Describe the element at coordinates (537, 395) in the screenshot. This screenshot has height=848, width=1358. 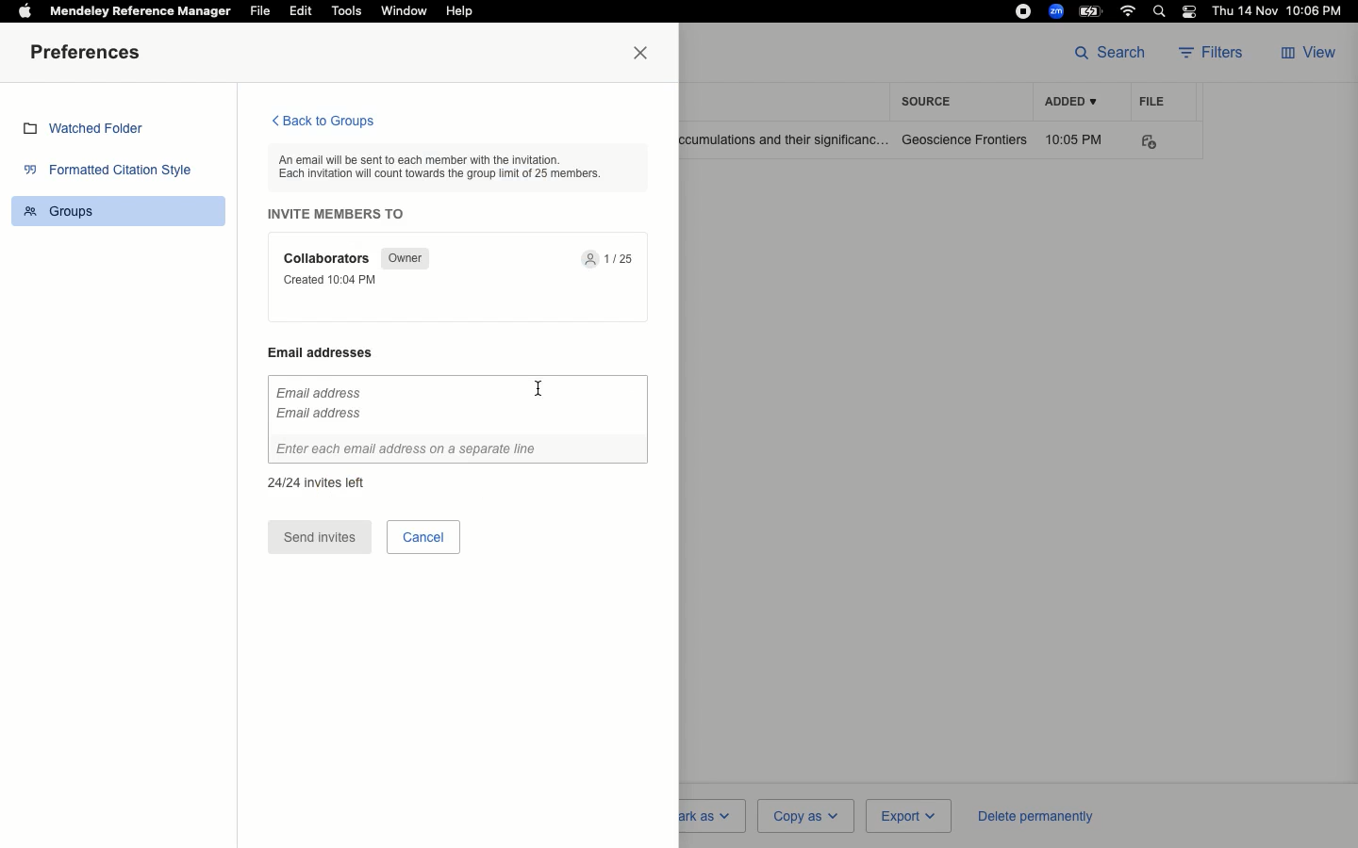
I see `cursor` at that location.